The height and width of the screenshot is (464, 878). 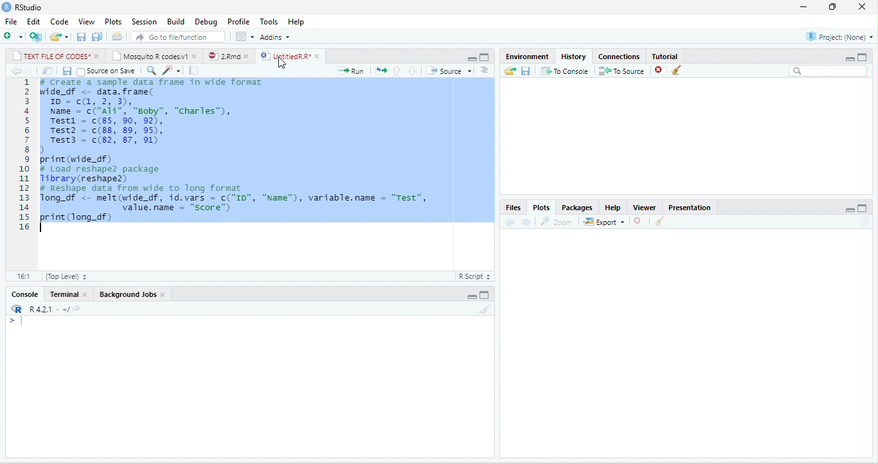 I want to click on Files, so click(x=513, y=207).